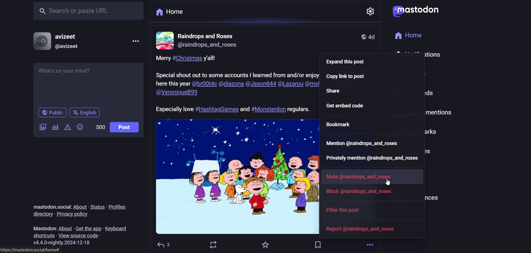  Describe the element at coordinates (207, 35) in the screenshot. I see `user` at that location.